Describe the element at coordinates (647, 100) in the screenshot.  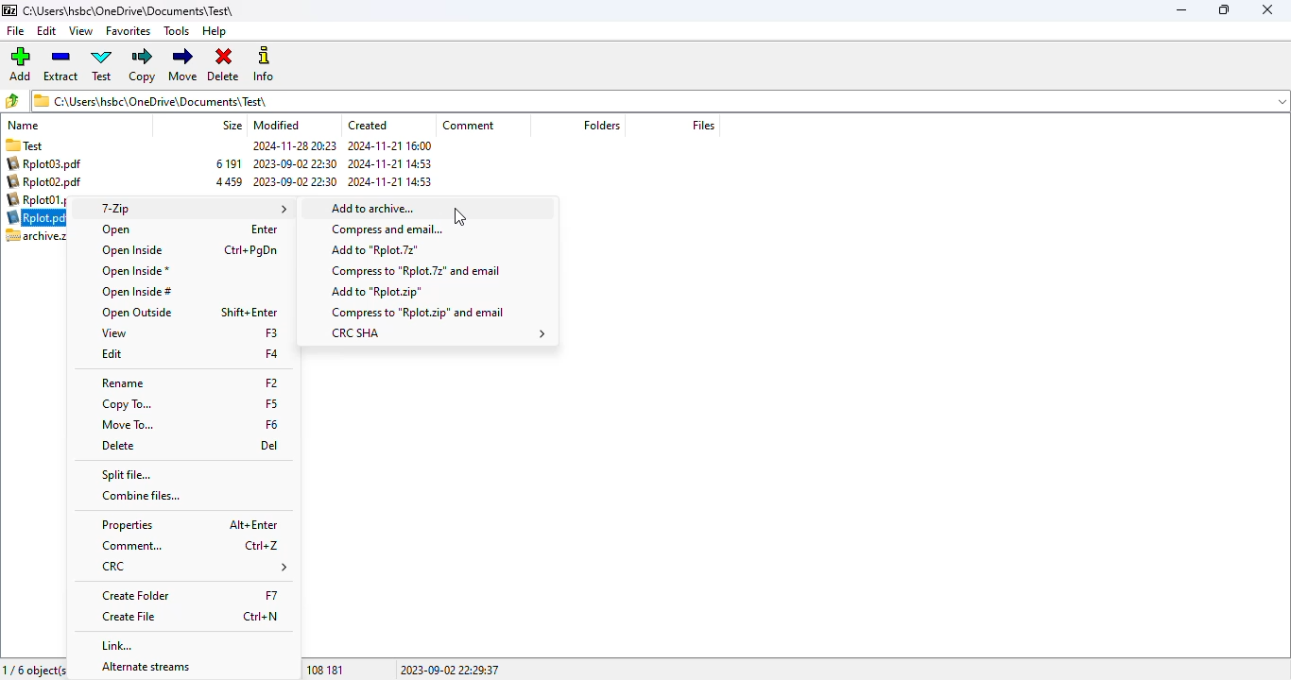
I see `current folder` at that location.